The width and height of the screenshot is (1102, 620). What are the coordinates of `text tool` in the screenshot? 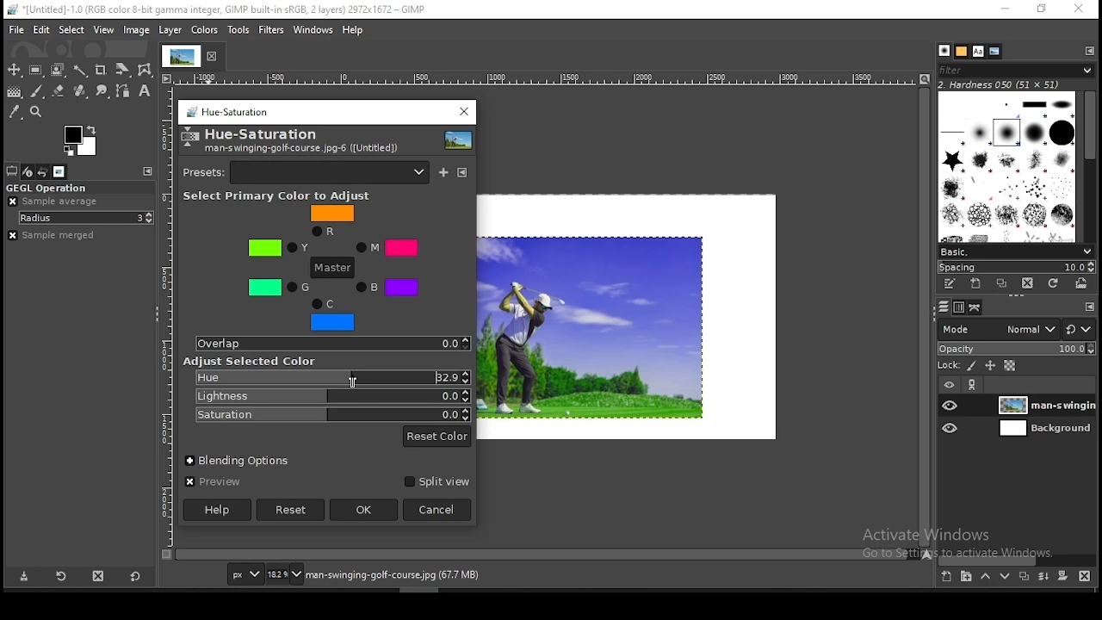 It's located at (144, 93).